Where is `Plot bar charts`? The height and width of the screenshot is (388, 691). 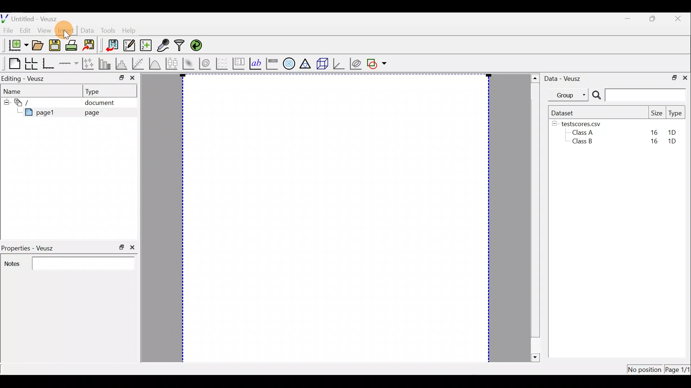 Plot bar charts is located at coordinates (105, 64).